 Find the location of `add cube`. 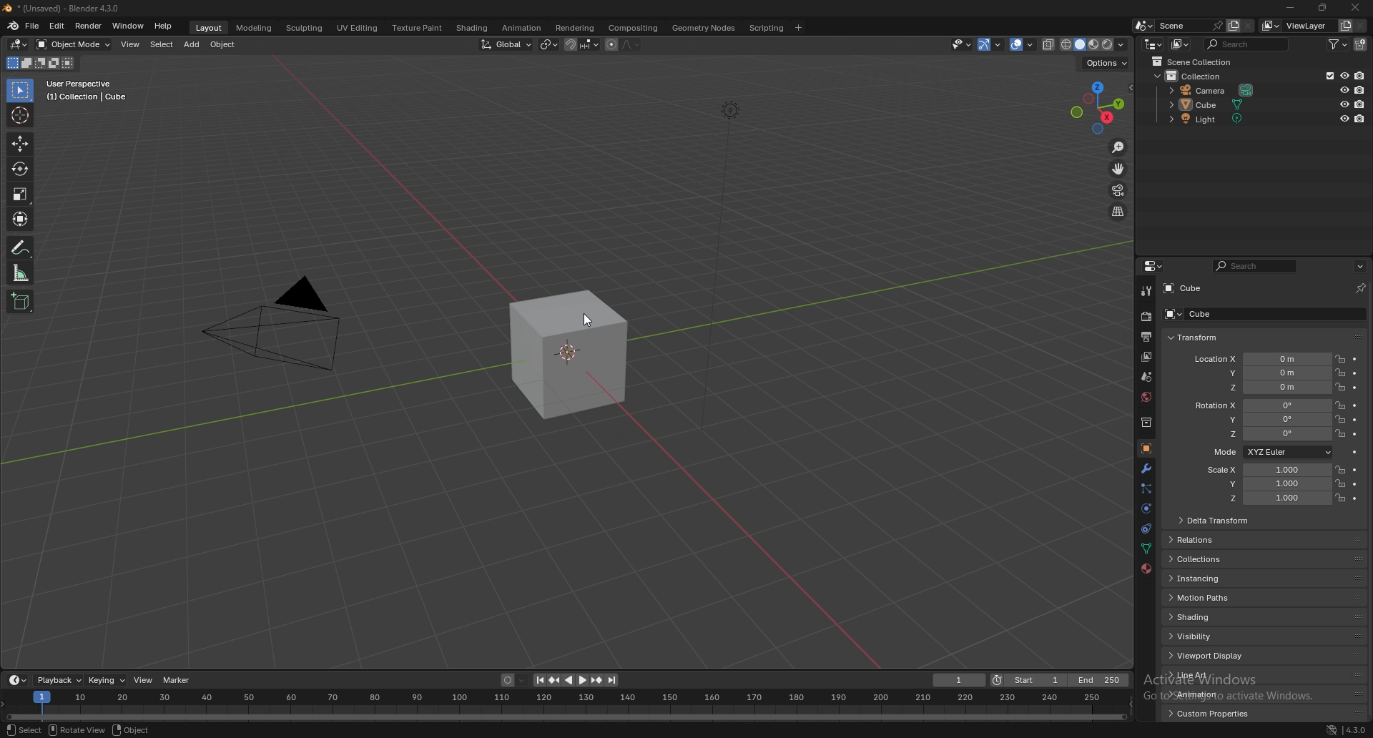

add cube is located at coordinates (20, 300).